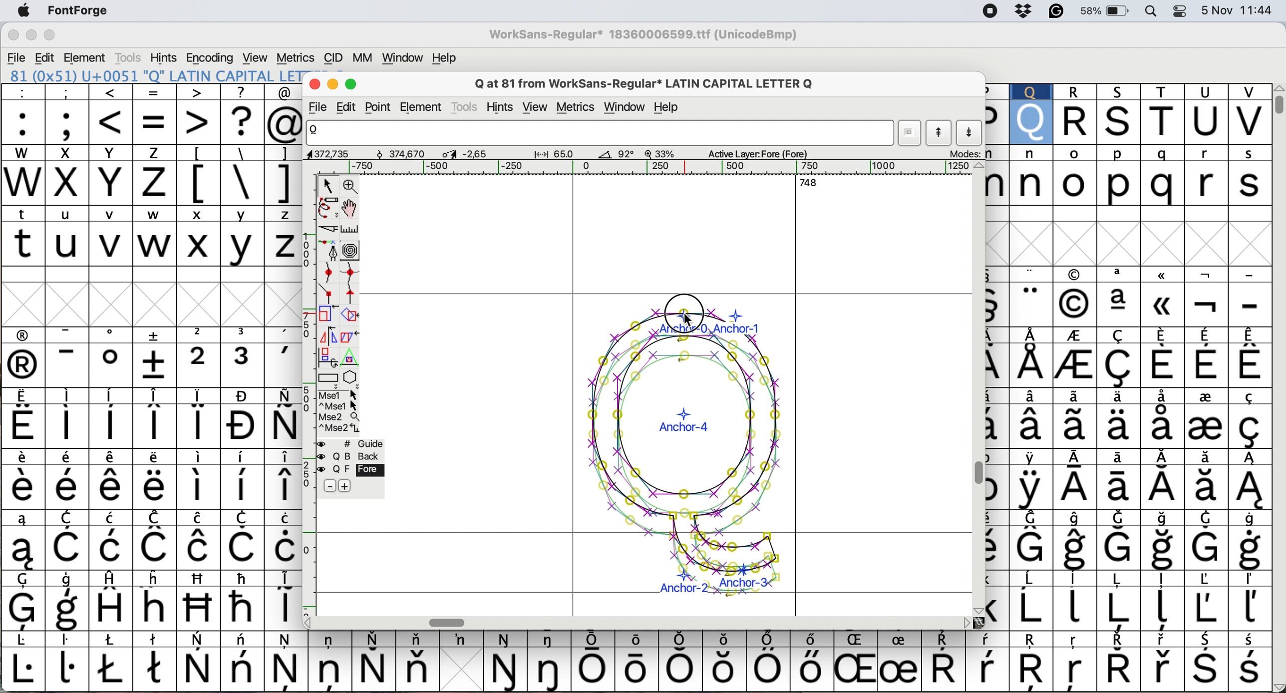 Image resolution: width=1286 pixels, height=693 pixels. Describe the element at coordinates (504, 105) in the screenshot. I see `hints` at that location.